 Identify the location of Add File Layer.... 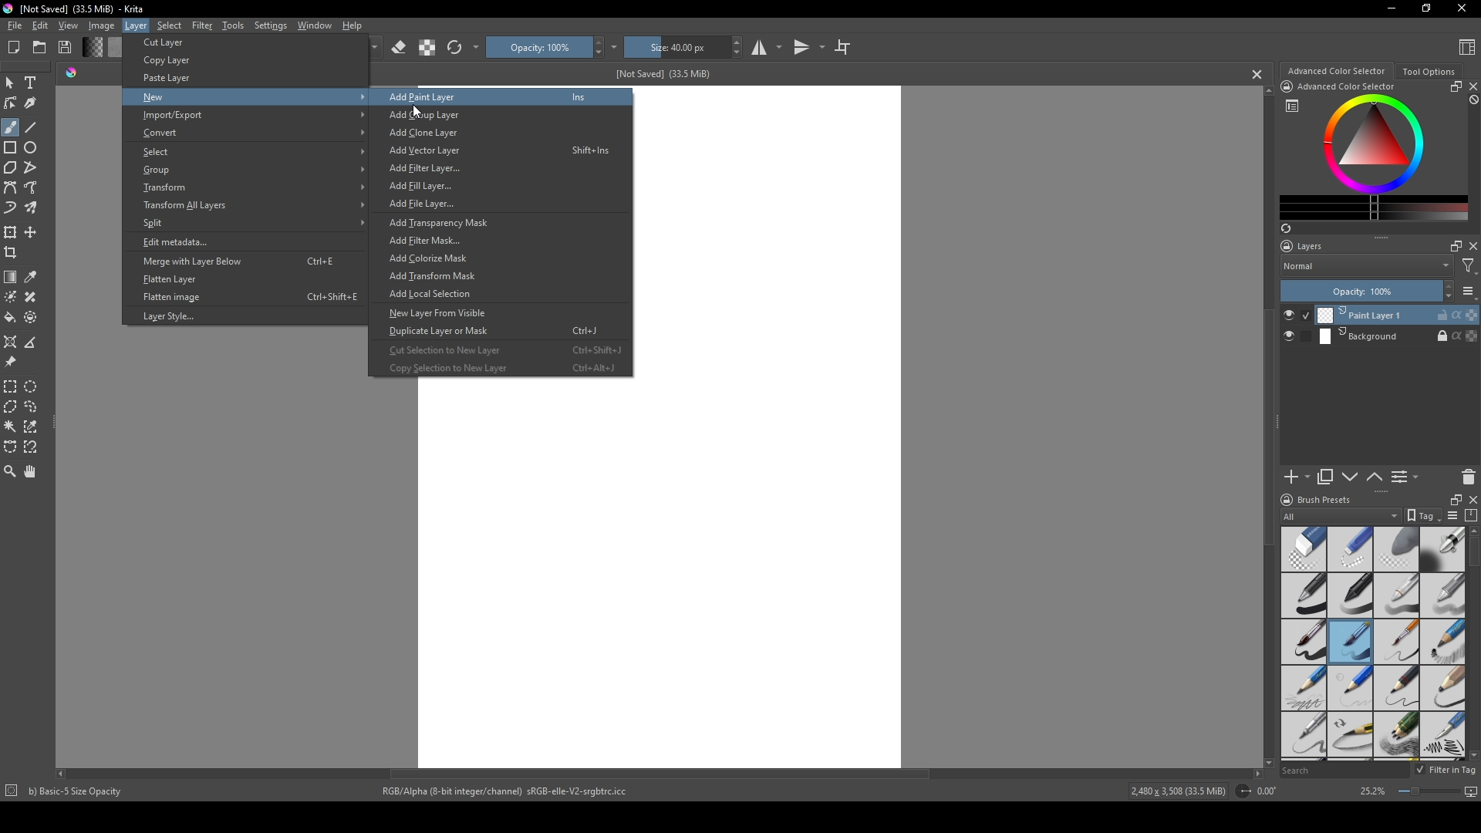
(426, 204).